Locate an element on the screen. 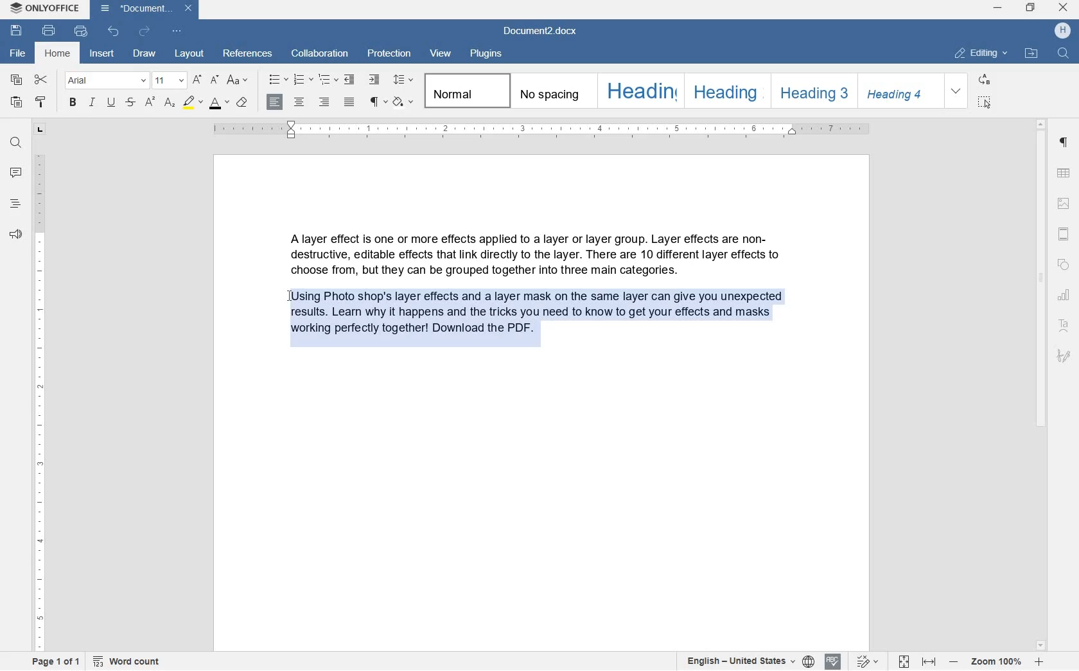 Image resolution: width=1079 pixels, height=671 pixels. PARAGRAPH SETTINGS is located at coordinates (1066, 144).